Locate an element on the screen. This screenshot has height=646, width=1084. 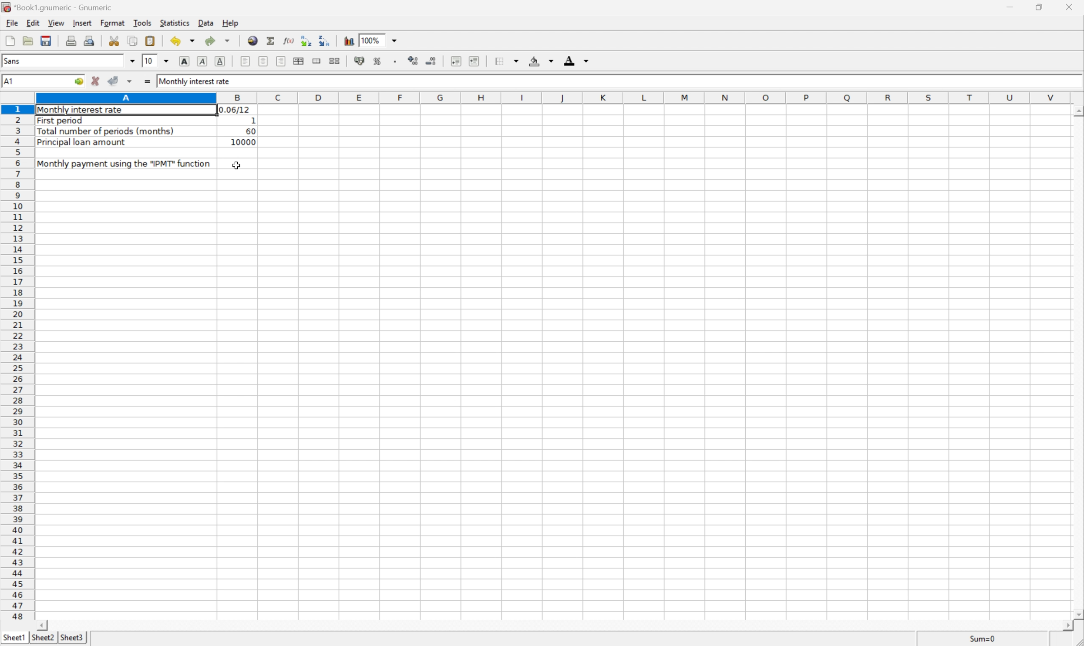
1 is located at coordinates (253, 120).